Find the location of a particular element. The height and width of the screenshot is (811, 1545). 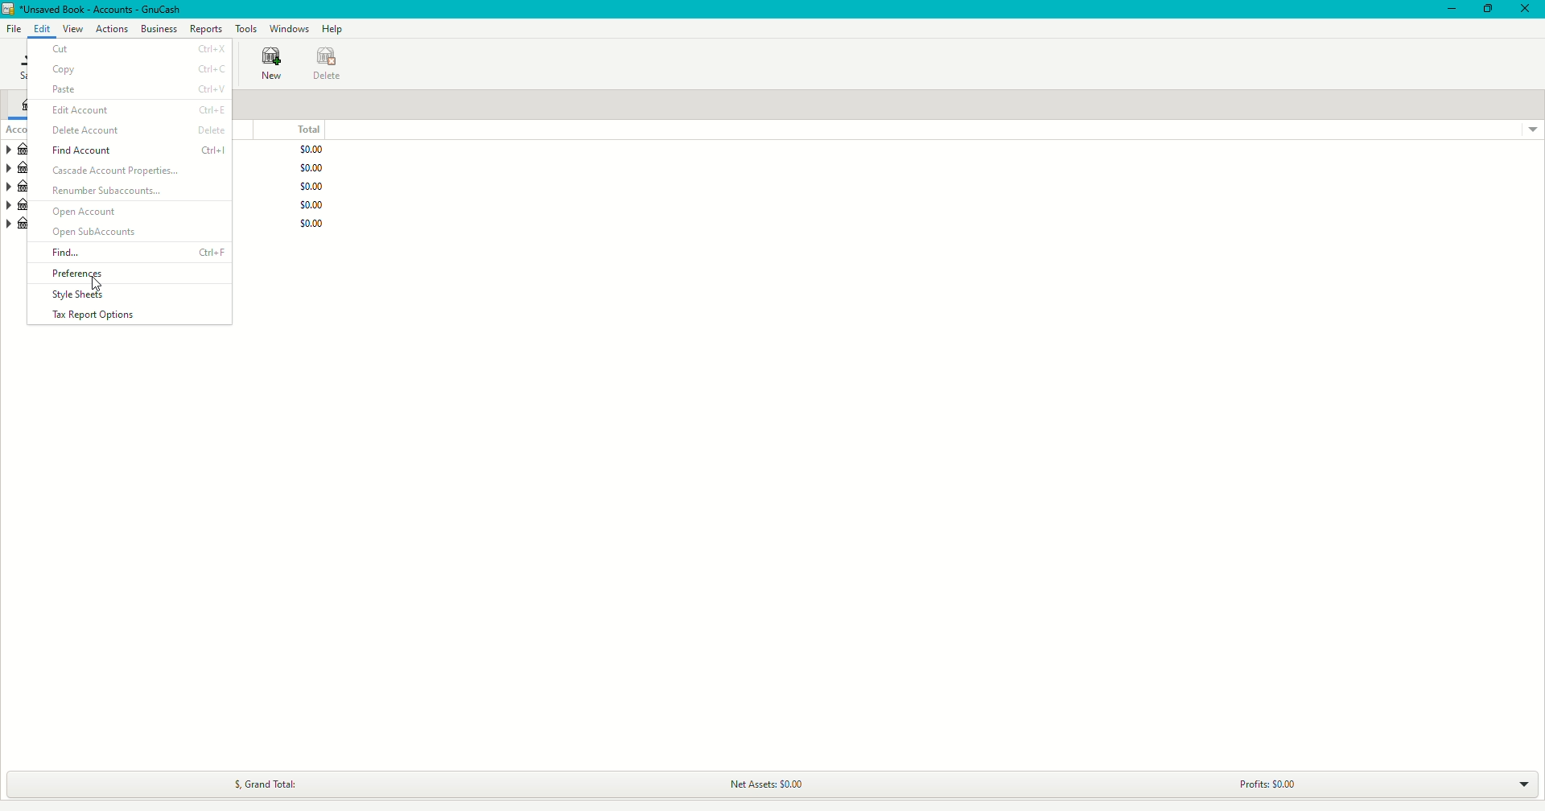

Reports is located at coordinates (206, 29).